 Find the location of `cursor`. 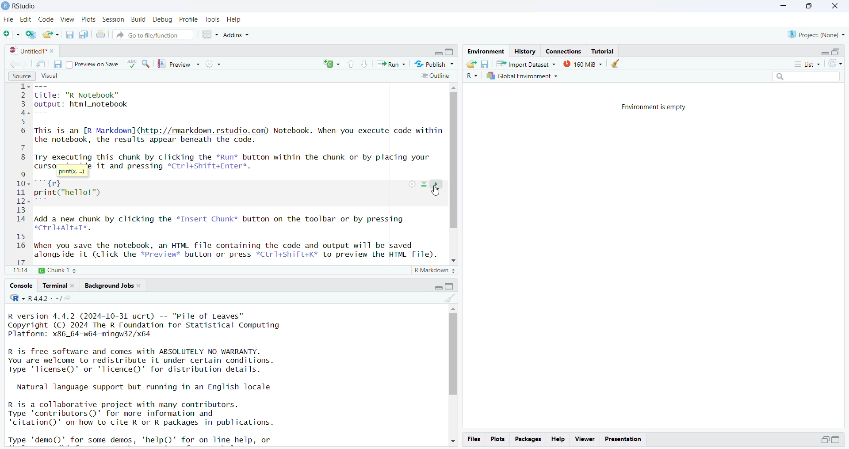

cursor is located at coordinates (436, 193).